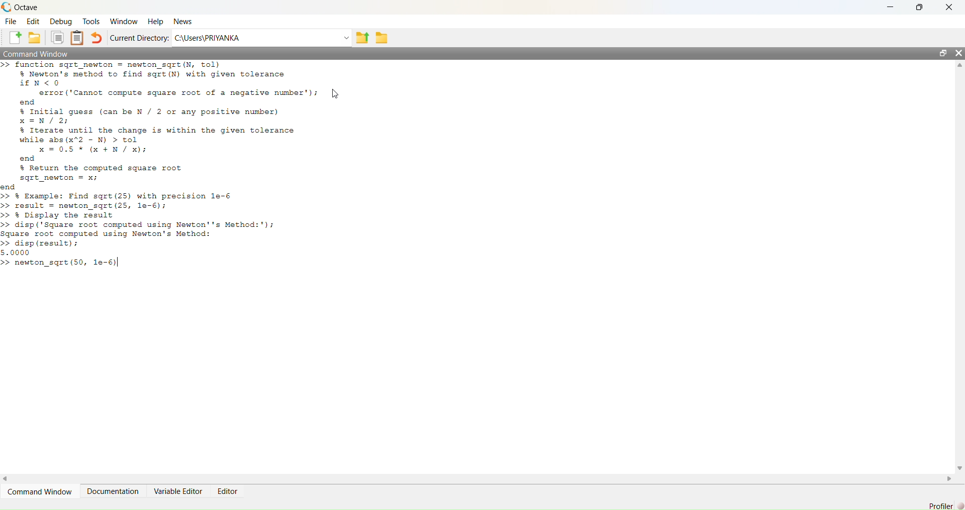 This screenshot has height=510, width=965. Describe the element at coordinates (78, 38) in the screenshot. I see `Paste` at that location.